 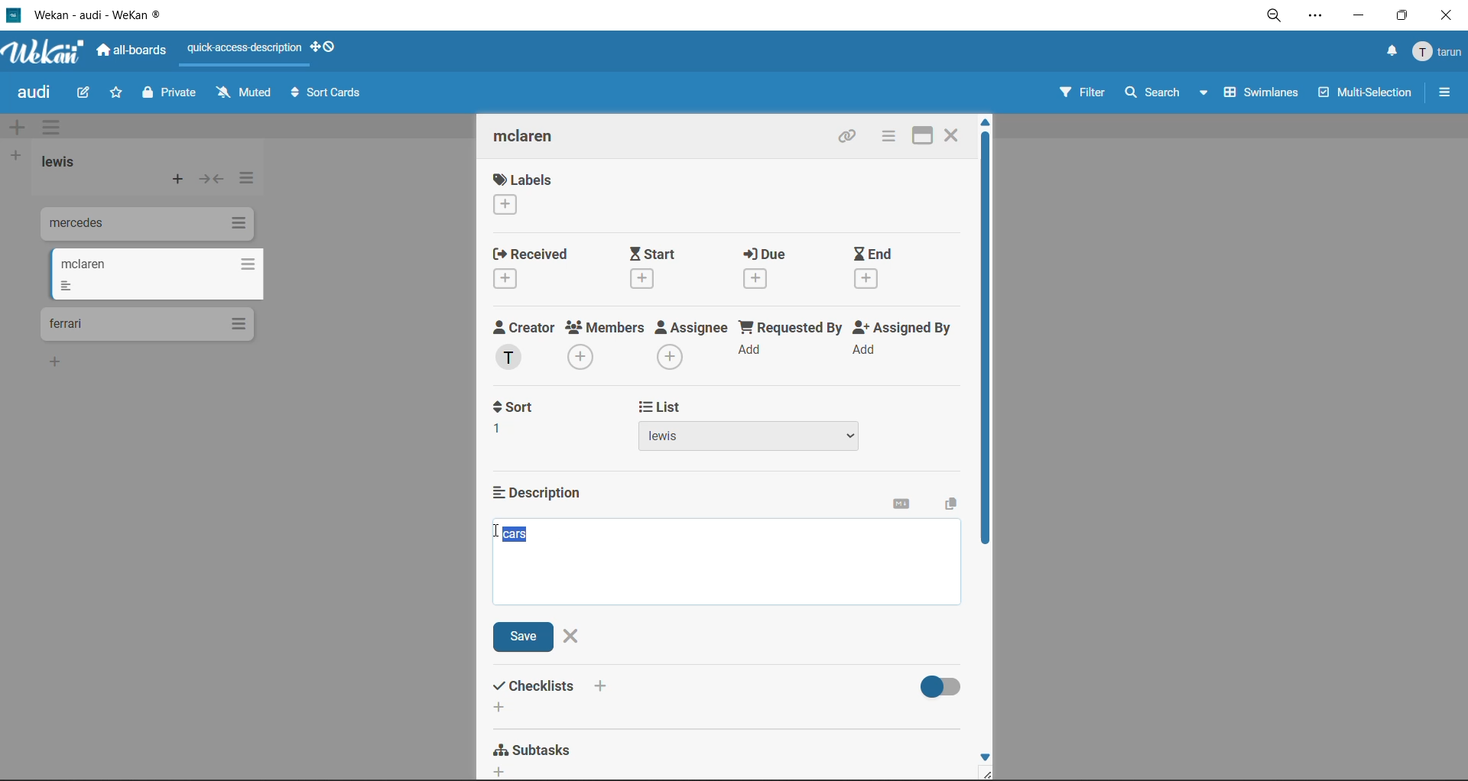 I want to click on markdown, so click(x=906, y=507).